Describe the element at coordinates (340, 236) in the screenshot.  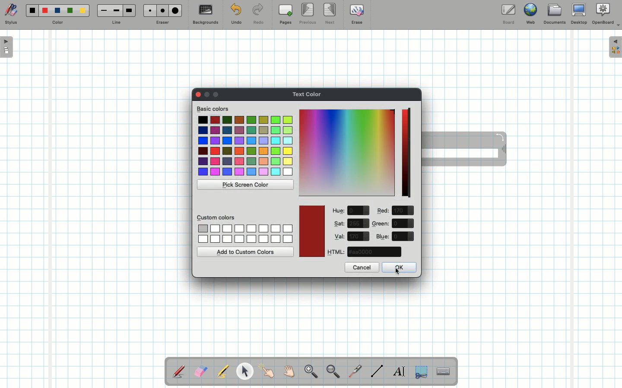
I see `Val` at that location.